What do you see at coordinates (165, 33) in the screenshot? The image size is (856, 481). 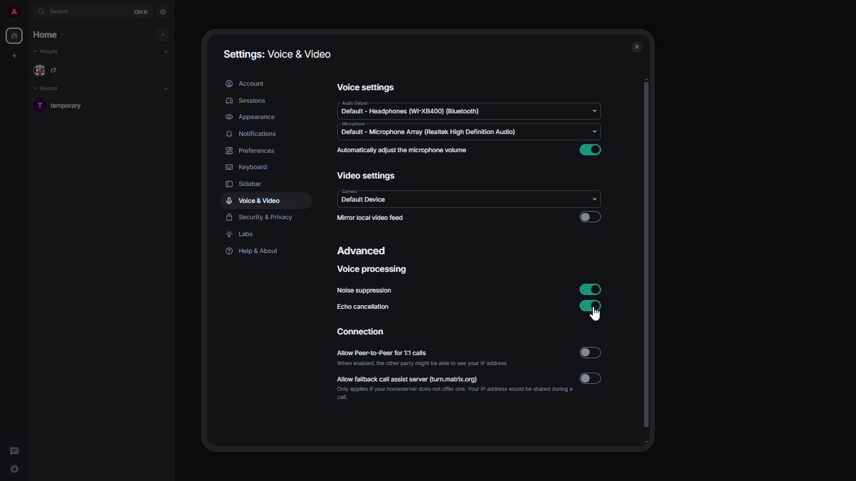 I see `add` at bounding box center [165, 33].